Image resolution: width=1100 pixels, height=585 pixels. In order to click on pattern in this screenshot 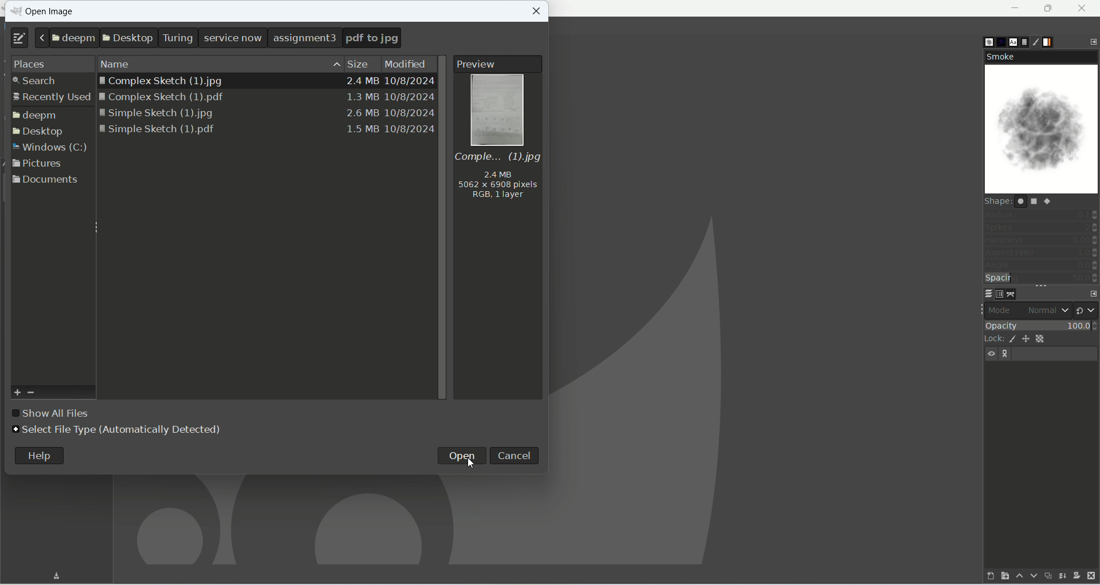, I will do `click(1000, 42)`.